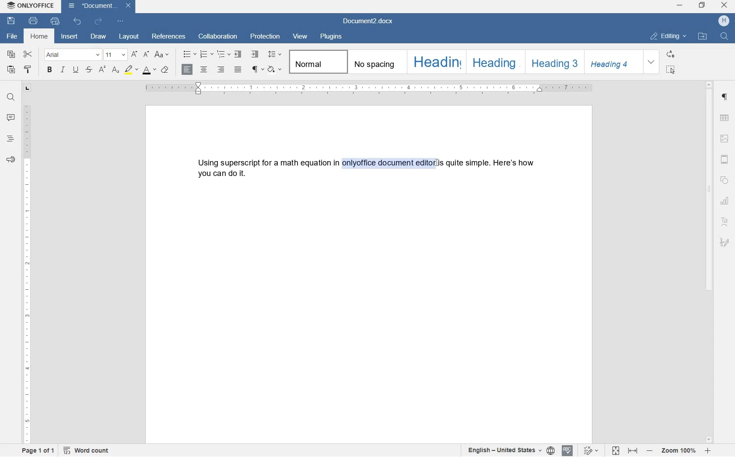  I want to click on increase indent, so click(255, 54).